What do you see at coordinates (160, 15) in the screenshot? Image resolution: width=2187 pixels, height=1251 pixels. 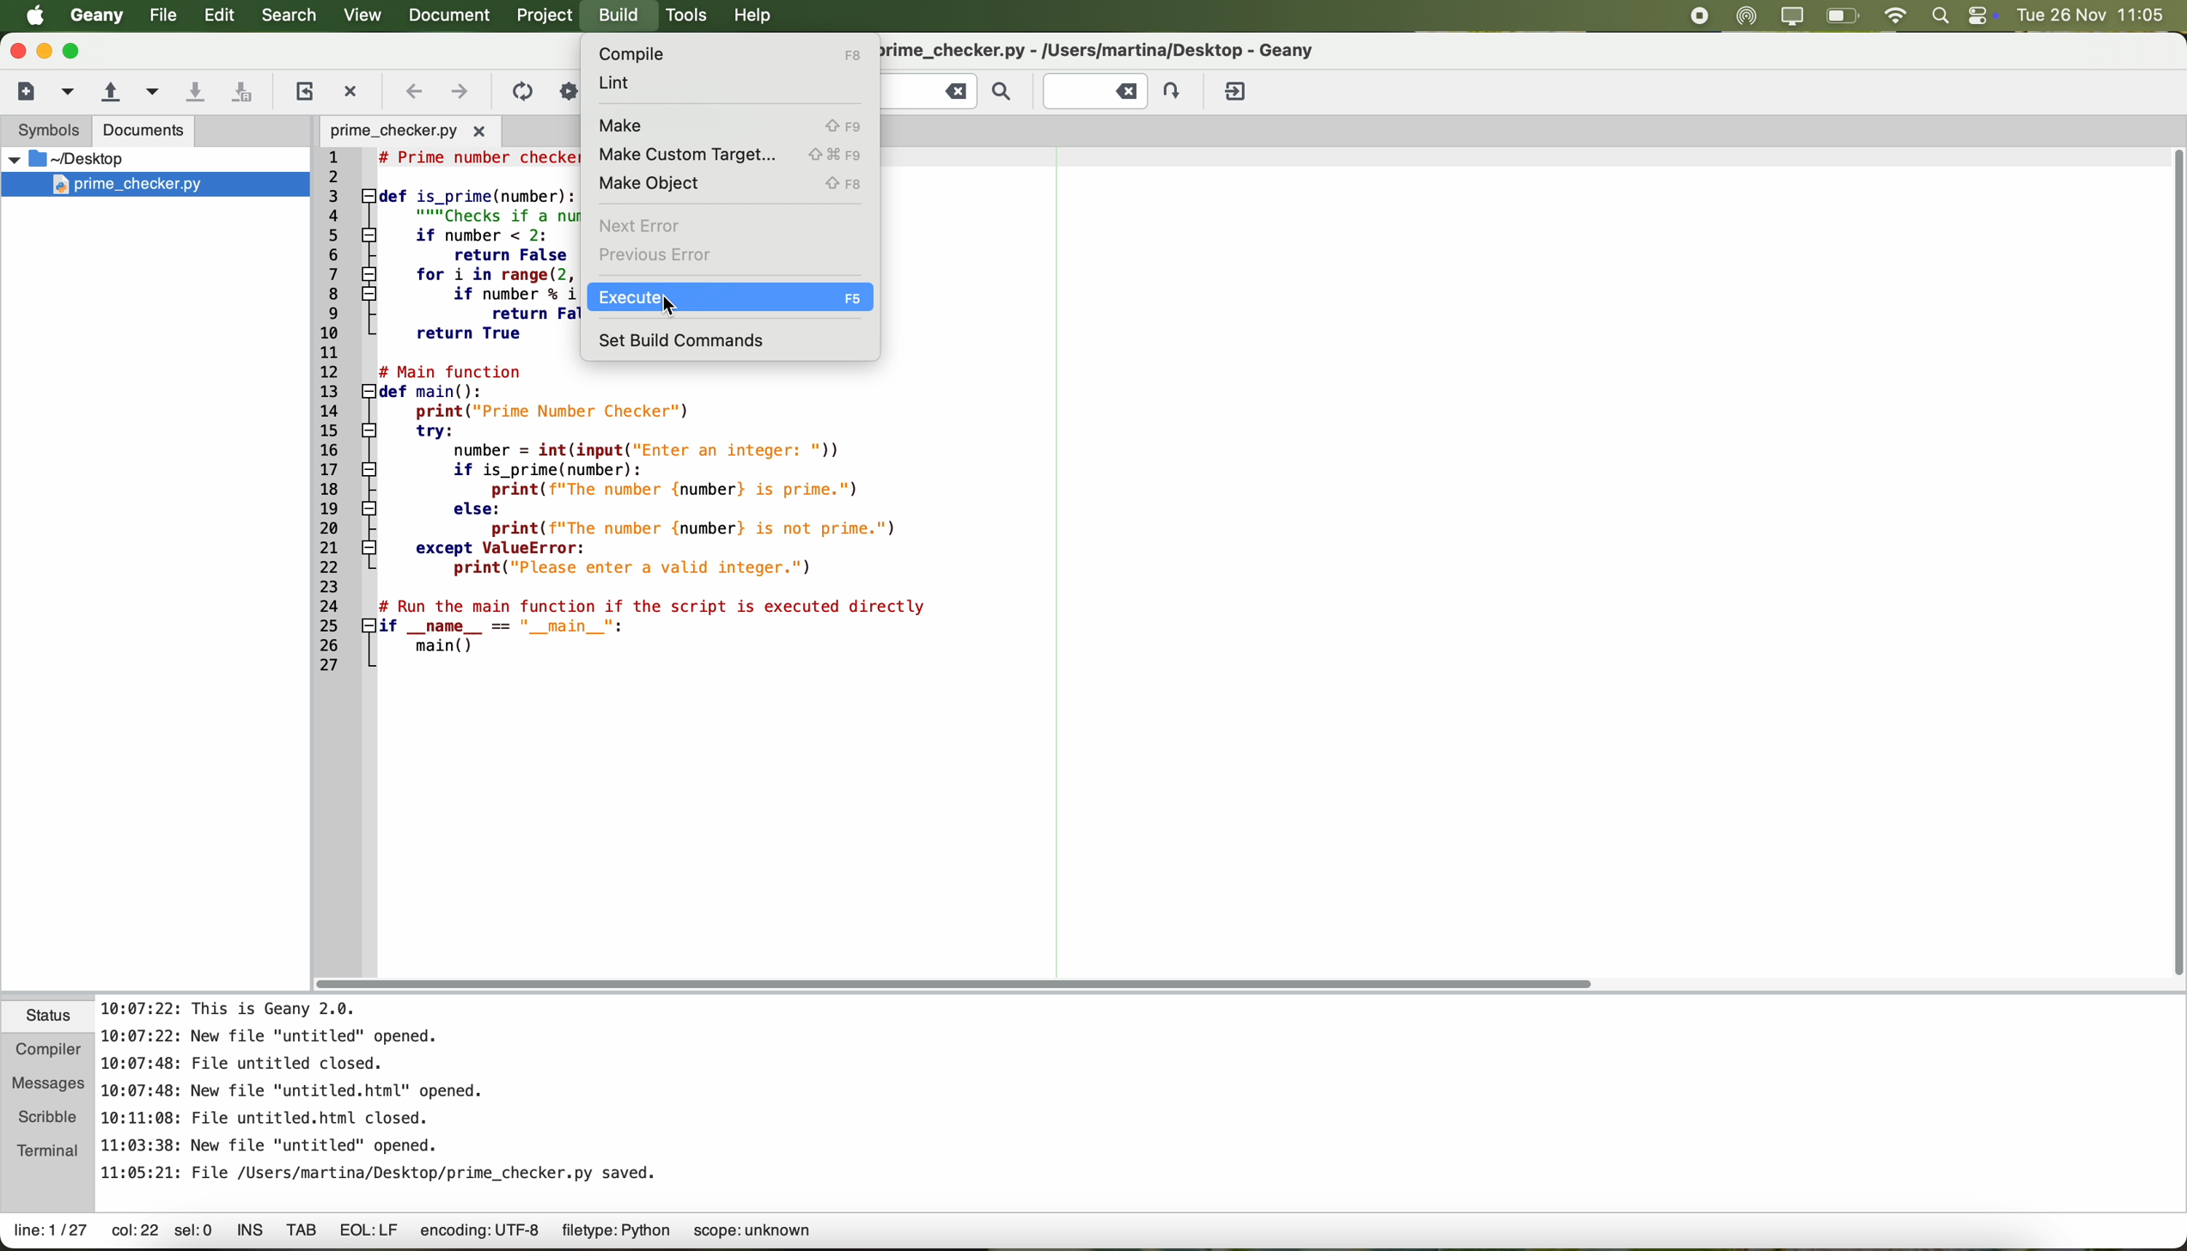 I see `file` at bounding box center [160, 15].